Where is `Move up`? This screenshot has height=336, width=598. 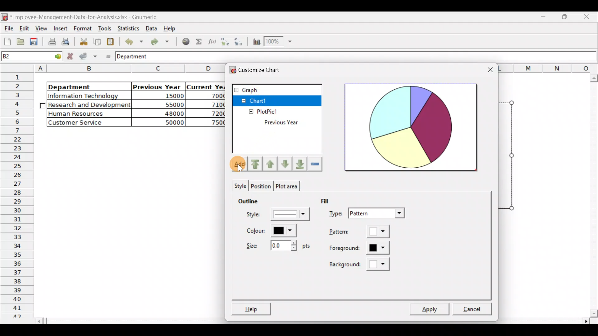
Move up is located at coordinates (271, 163).